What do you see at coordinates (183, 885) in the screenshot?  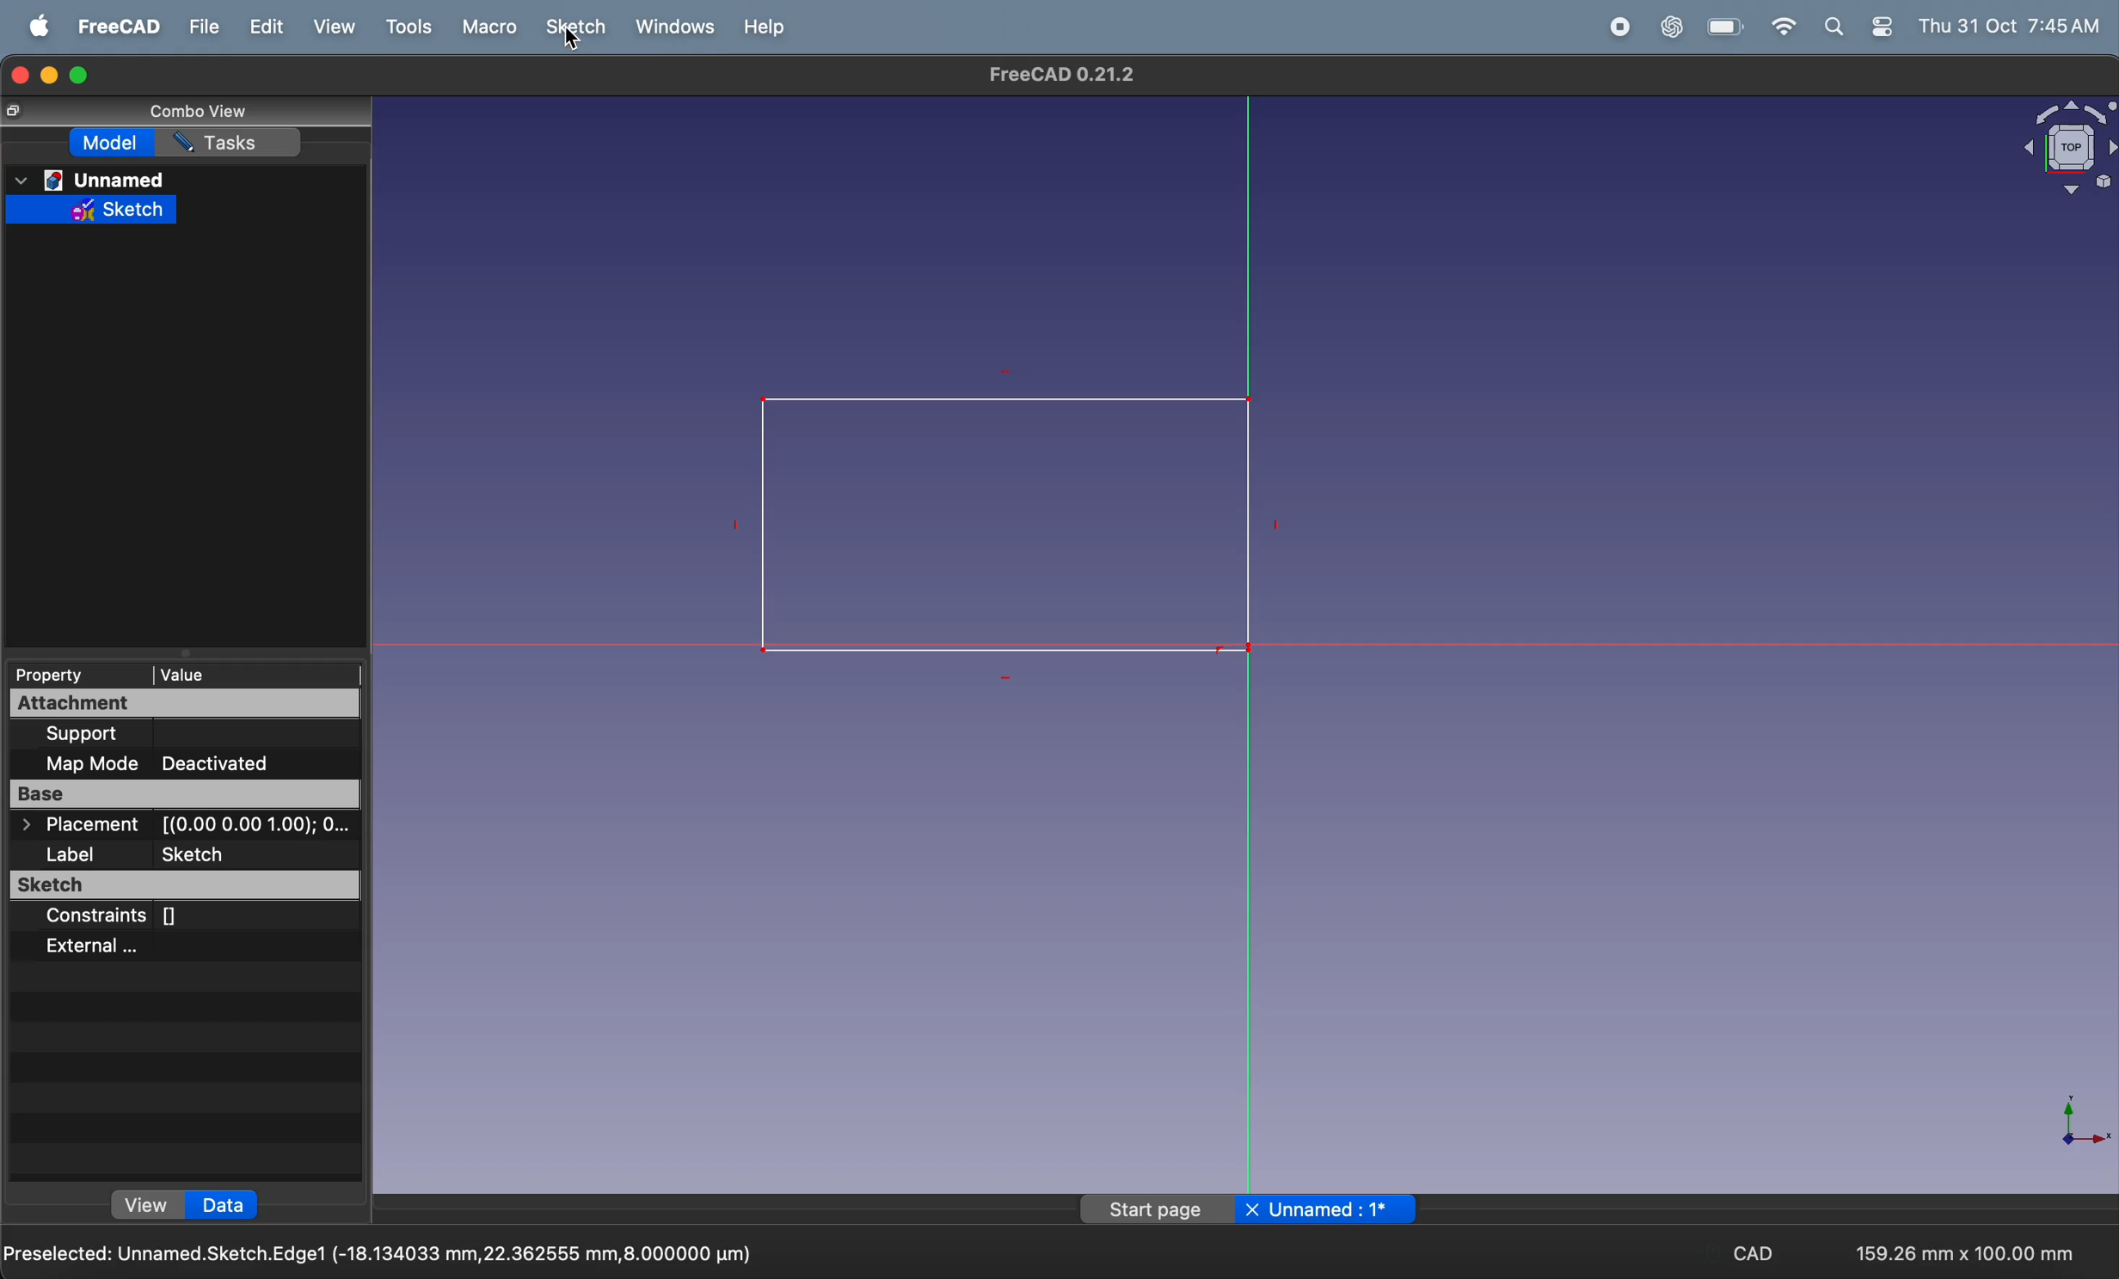 I see `sketch` at bounding box center [183, 885].